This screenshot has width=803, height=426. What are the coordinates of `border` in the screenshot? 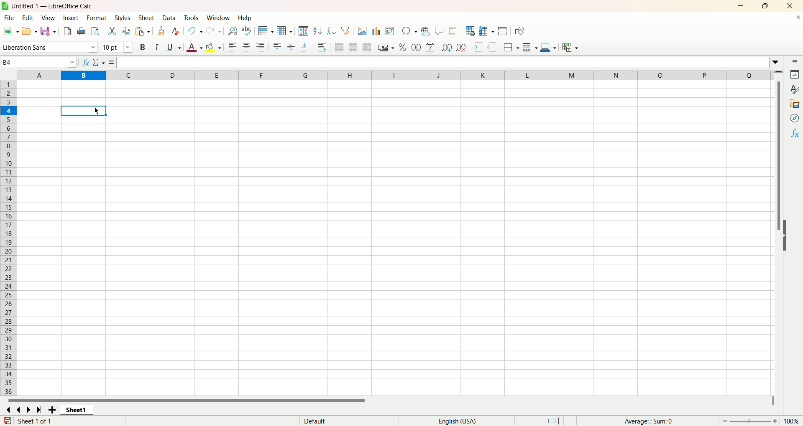 It's located at (511, 47).